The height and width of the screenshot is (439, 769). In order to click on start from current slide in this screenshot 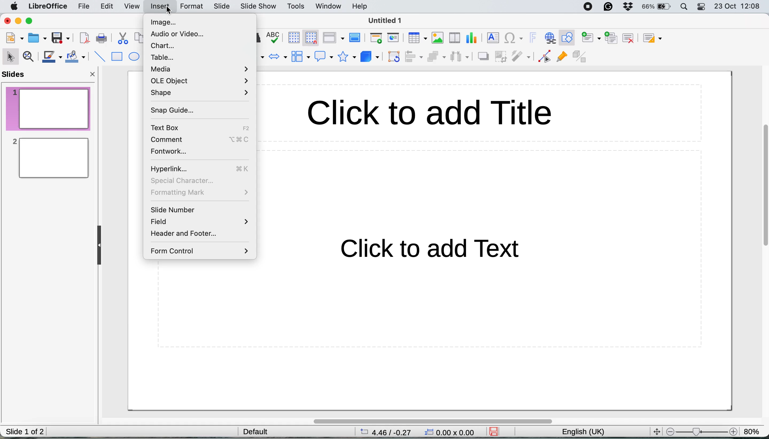, I will do `click(394, 38)`.